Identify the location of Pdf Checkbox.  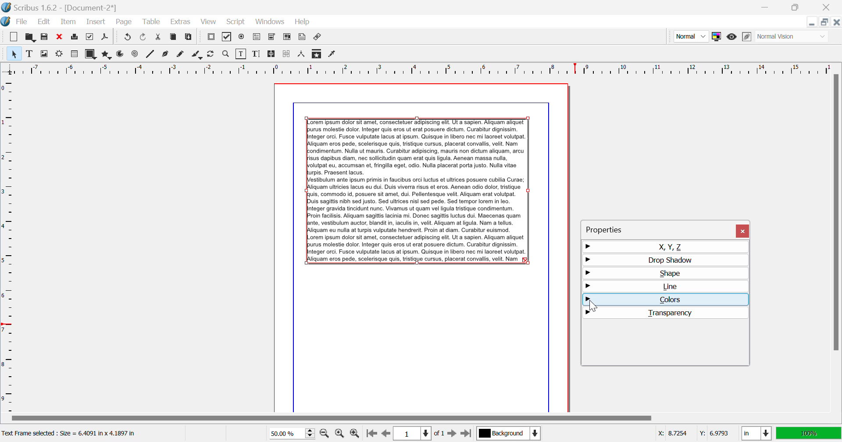
(227, 38).